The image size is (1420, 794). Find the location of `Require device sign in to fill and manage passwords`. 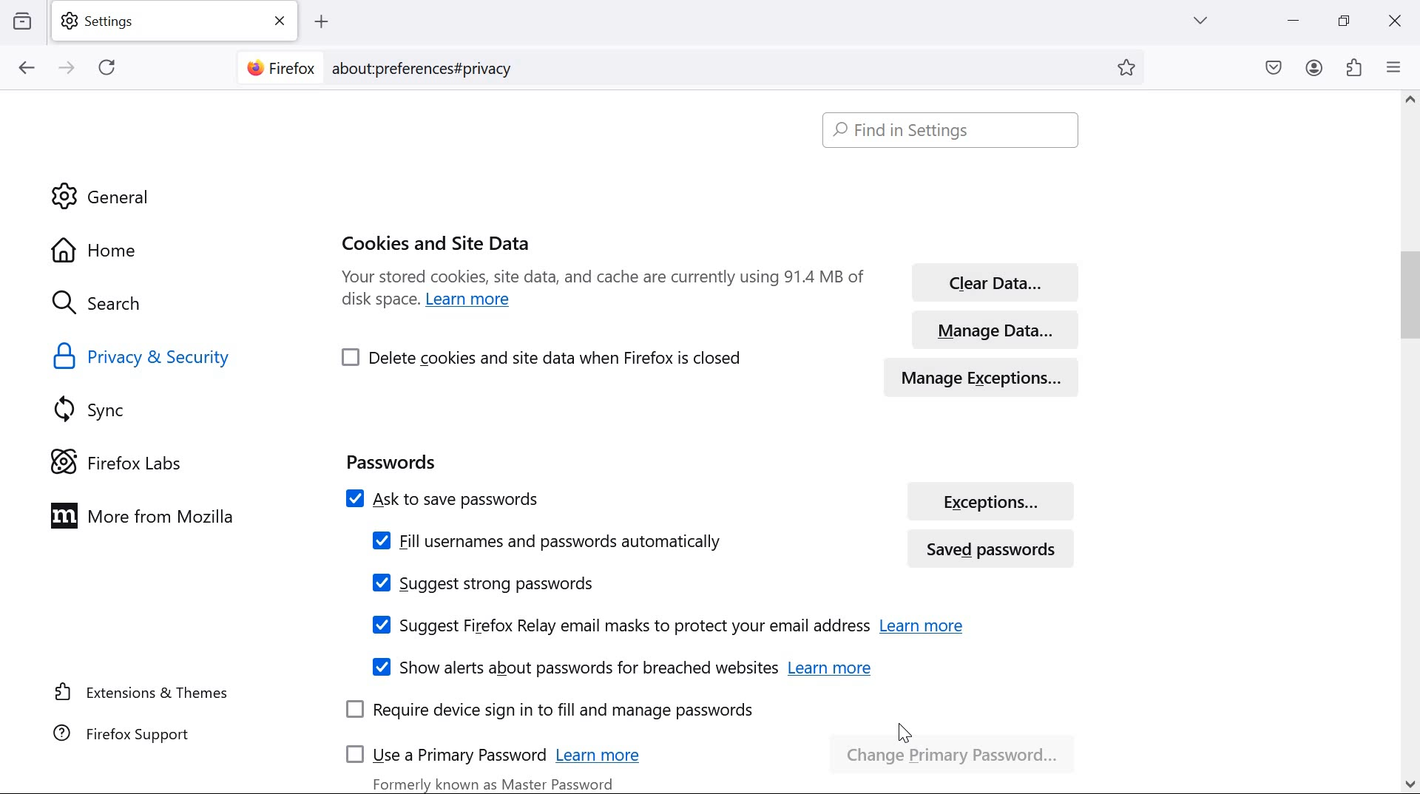

Require device sign in to fill and manage passwords is located at coordinates (550, 711).